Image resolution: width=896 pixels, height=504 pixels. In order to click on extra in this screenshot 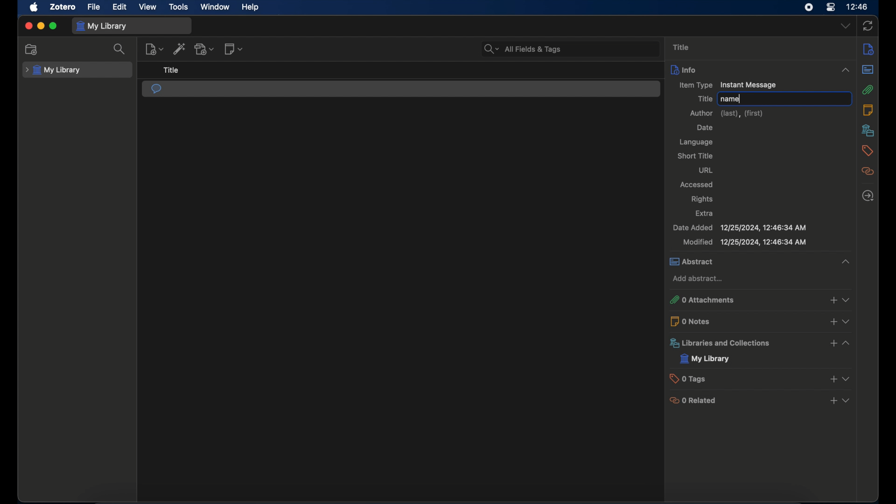, I will do `click(705, 214)`.